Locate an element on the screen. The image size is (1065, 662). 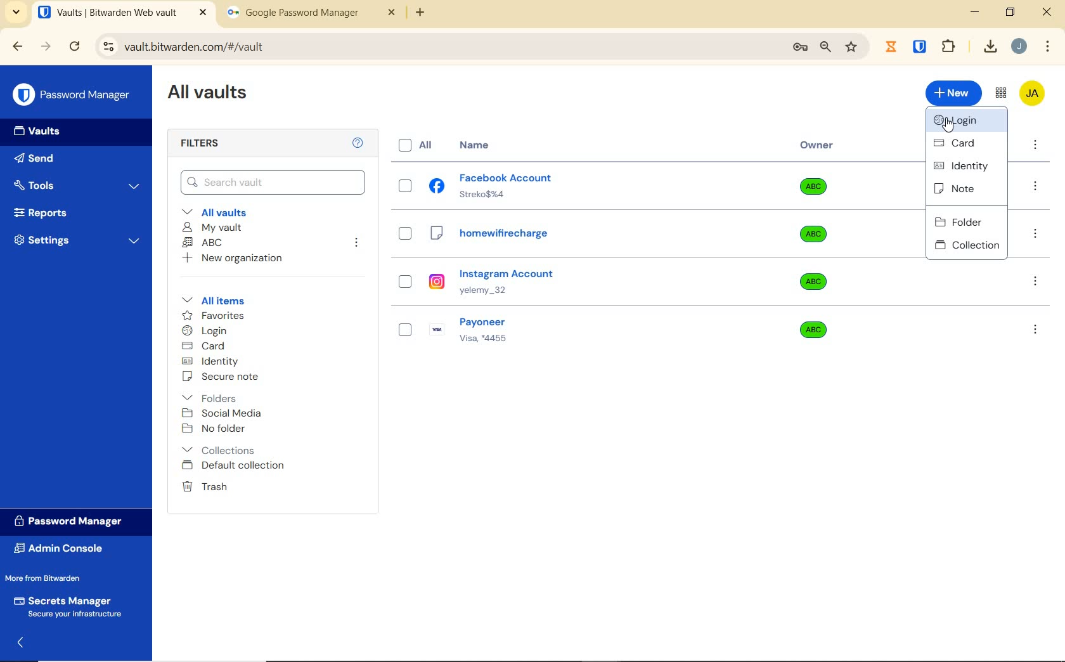
Trash is located at coordinates (202, 486).